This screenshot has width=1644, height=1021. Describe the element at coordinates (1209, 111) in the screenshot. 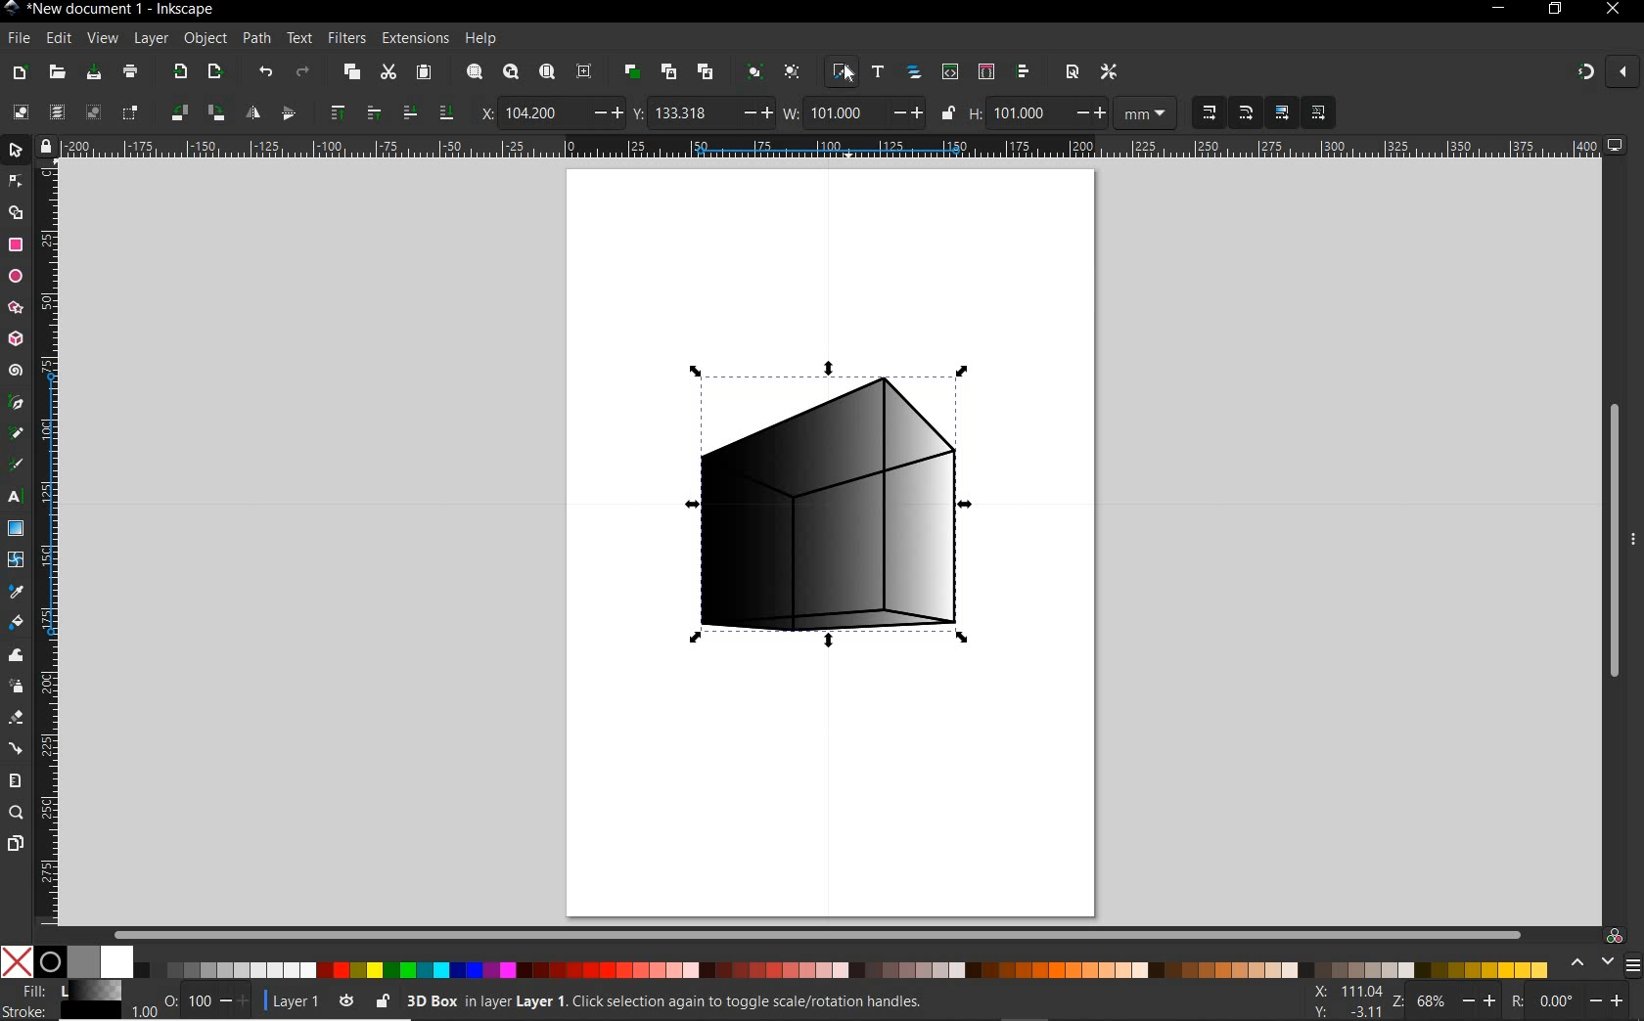

I see `SCALING` at that location.